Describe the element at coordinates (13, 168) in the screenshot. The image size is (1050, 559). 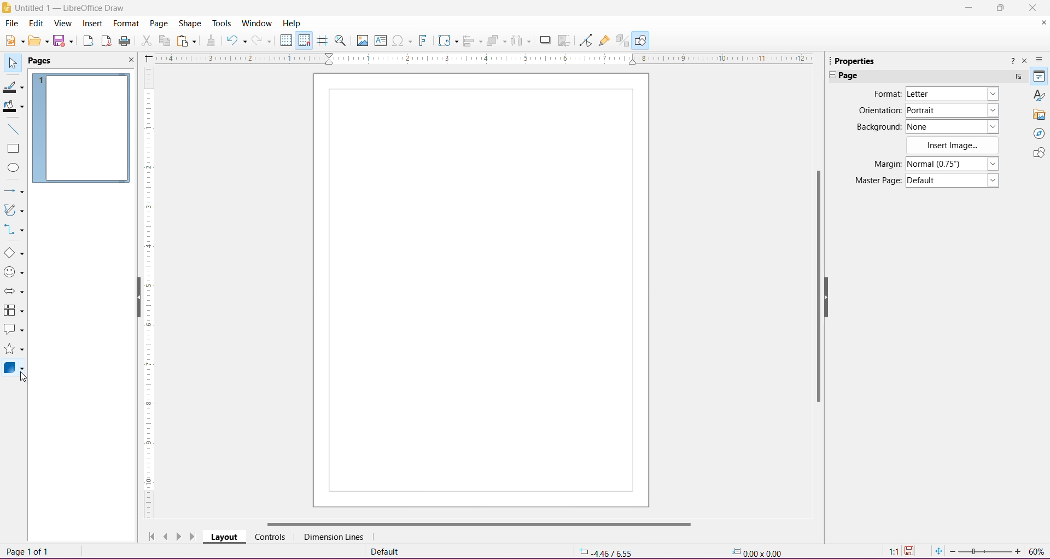
I see `Ellipse` at that location.